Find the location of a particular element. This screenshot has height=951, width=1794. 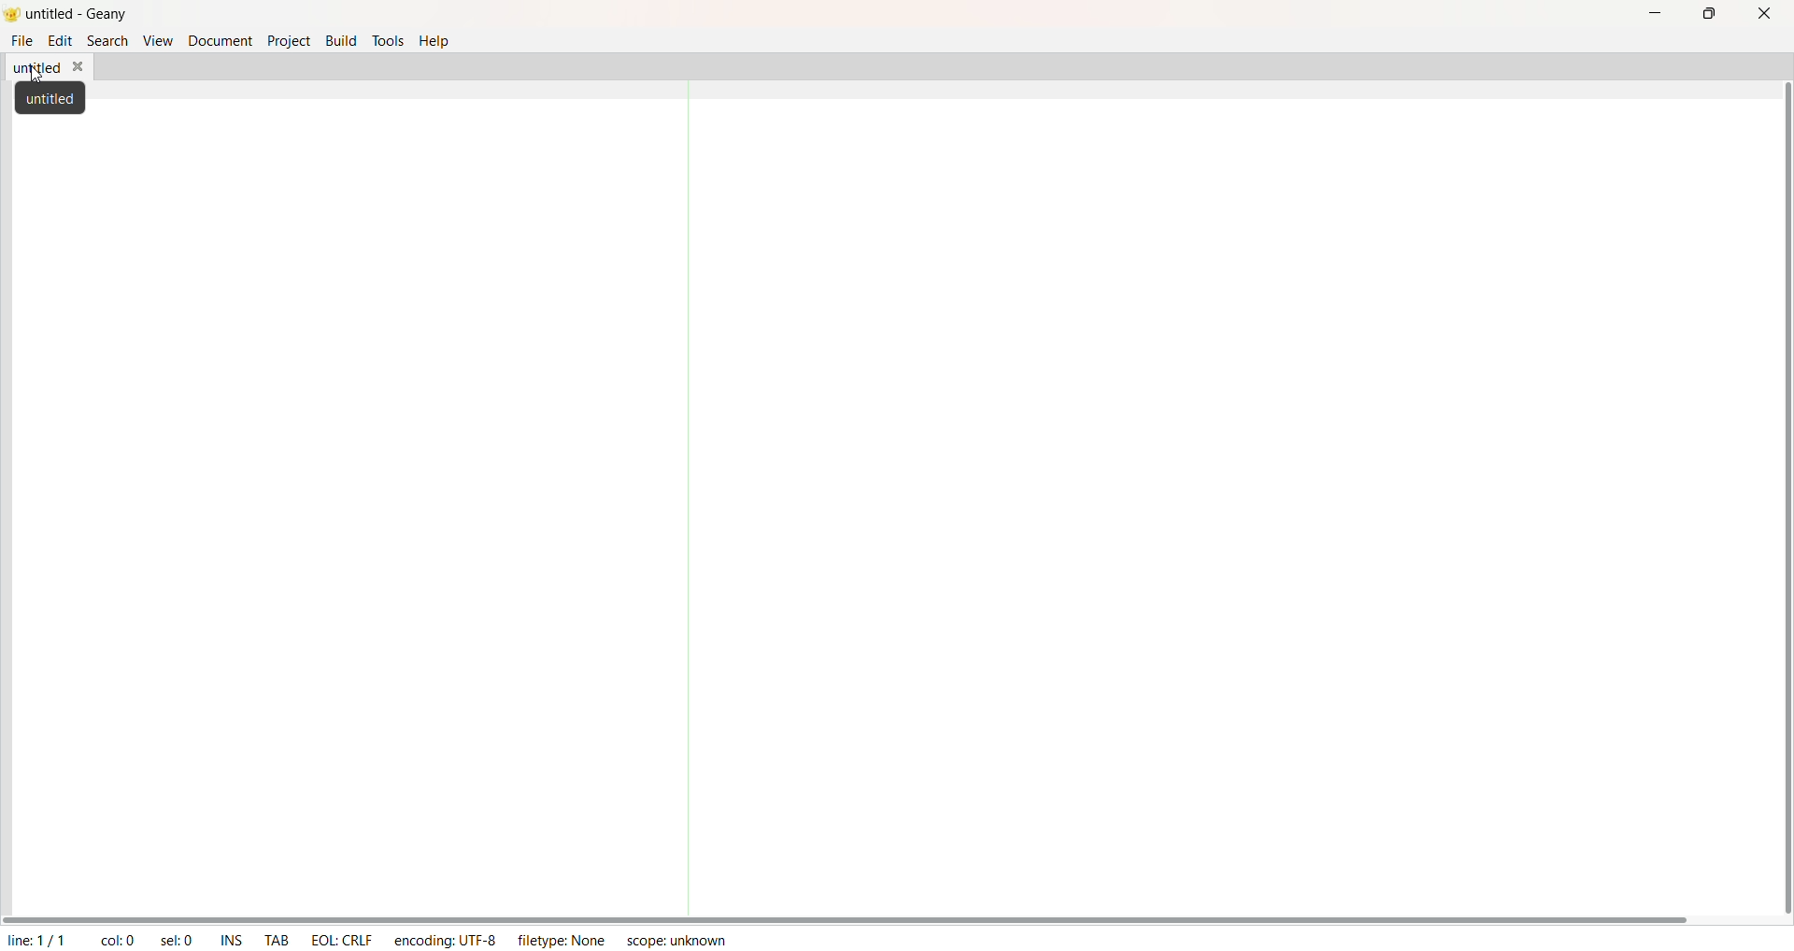

Project is located at coordinates (288, 40).